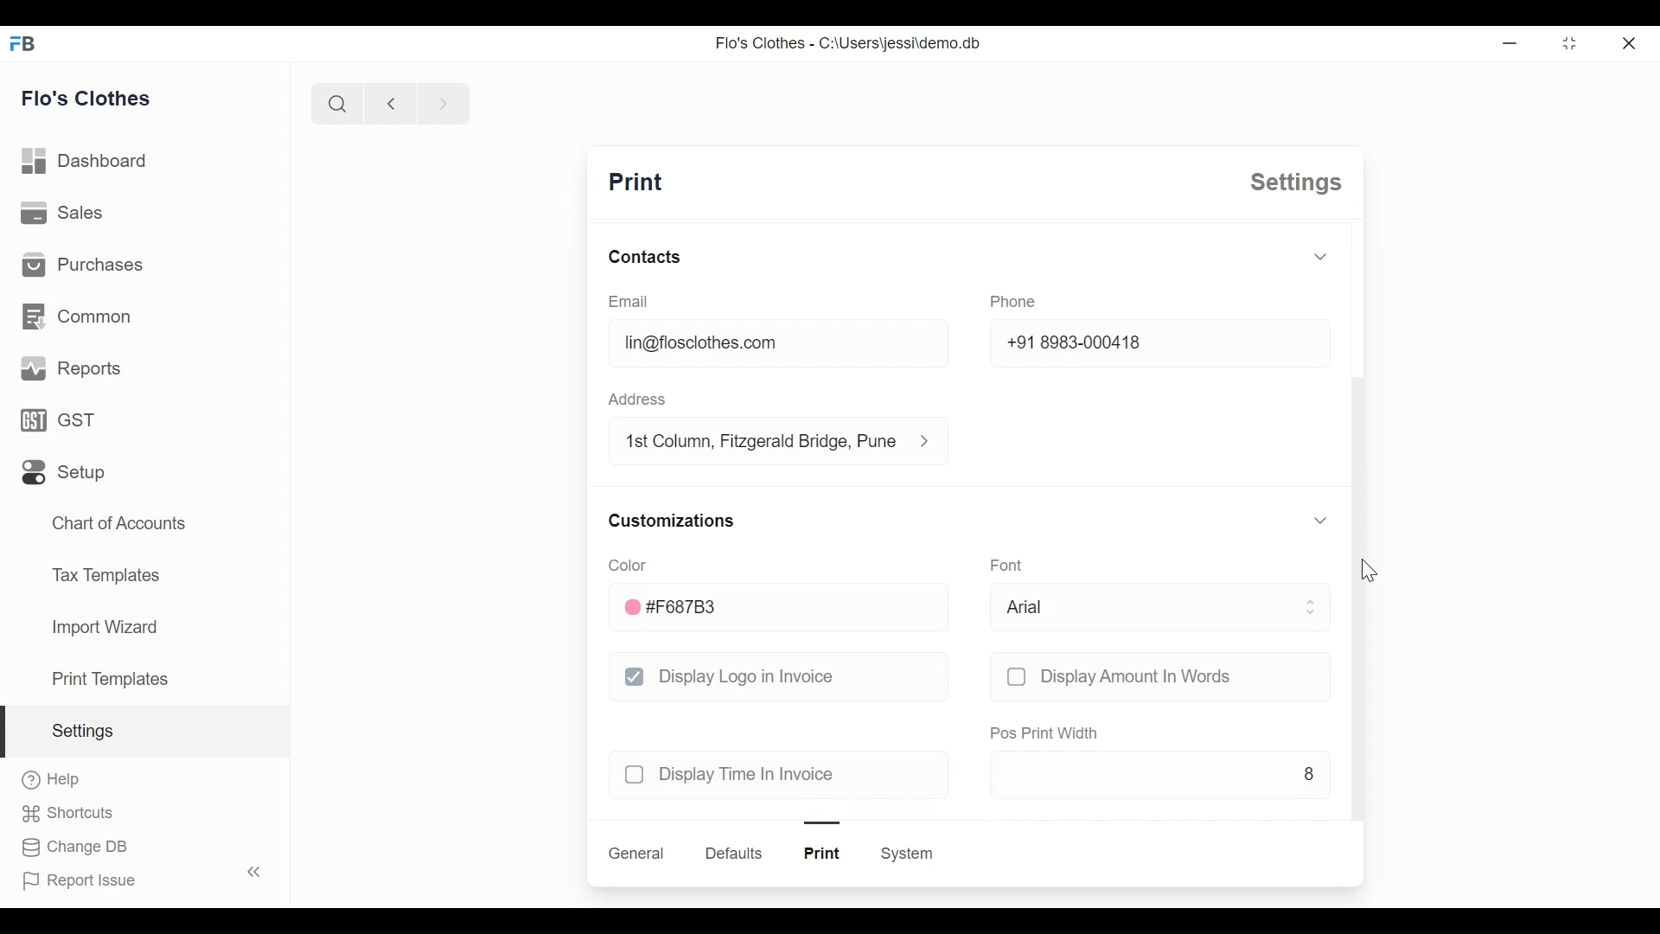  I want to click on #F687B3, so click(782, 607).